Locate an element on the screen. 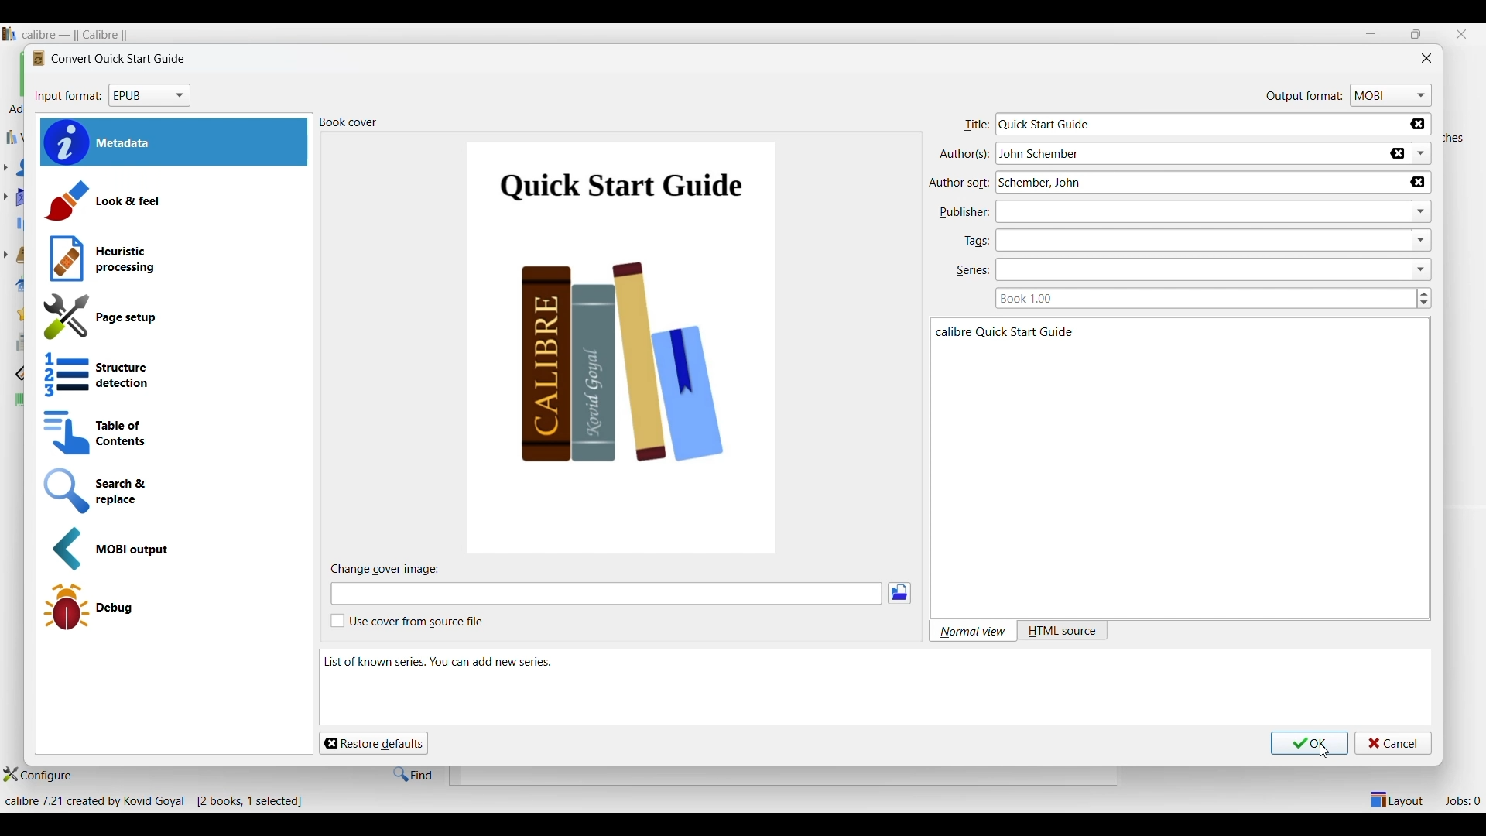 This screenshot has width=1486, height=836. series is located at coordinates (972, 272).